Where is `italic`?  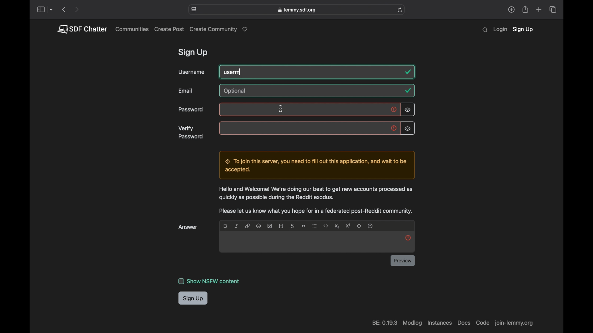 italic is located at coordinates (236, 226).